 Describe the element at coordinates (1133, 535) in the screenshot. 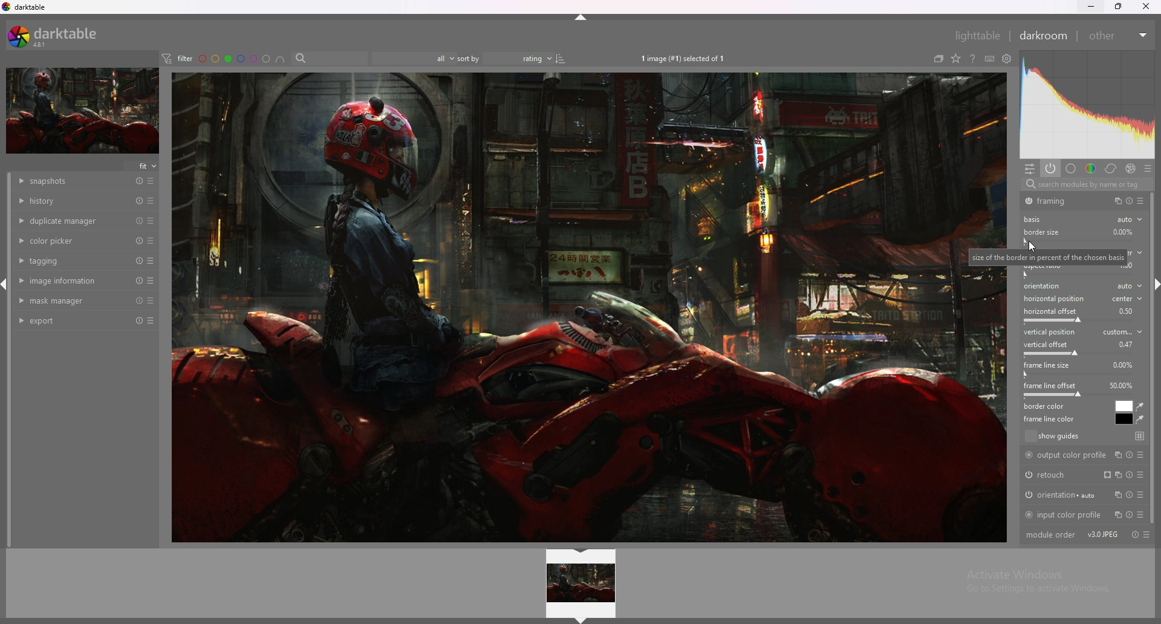

I see `toggle` at that location.